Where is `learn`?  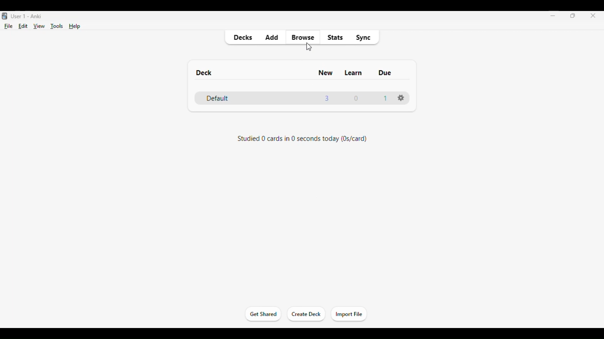
learn is located at coordinates (353, 73).